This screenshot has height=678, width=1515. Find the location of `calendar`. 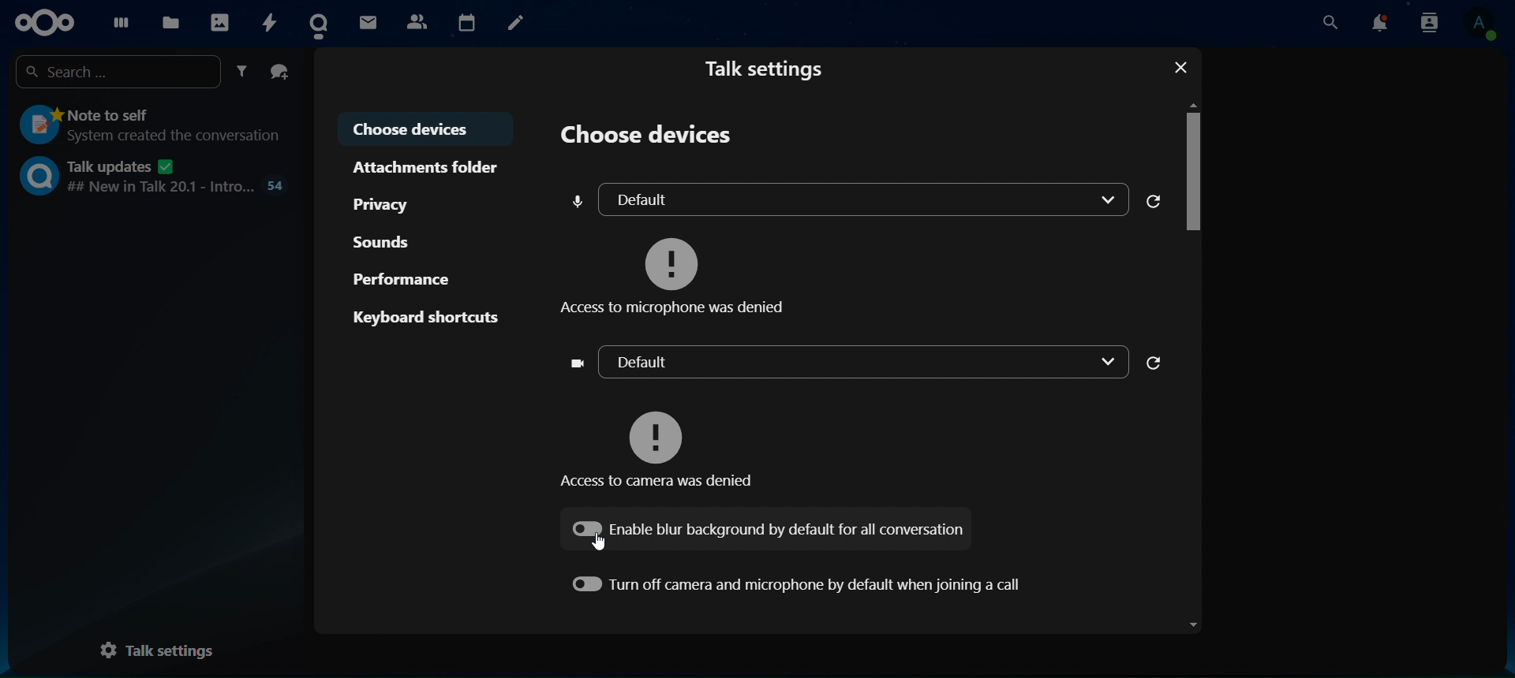

calendar is located at coordinates (466, 19).